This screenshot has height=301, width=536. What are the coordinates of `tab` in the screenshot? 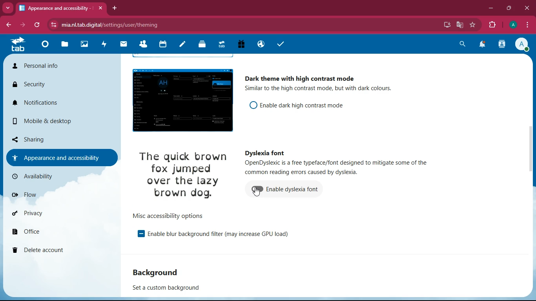 It's located at (221, 44).